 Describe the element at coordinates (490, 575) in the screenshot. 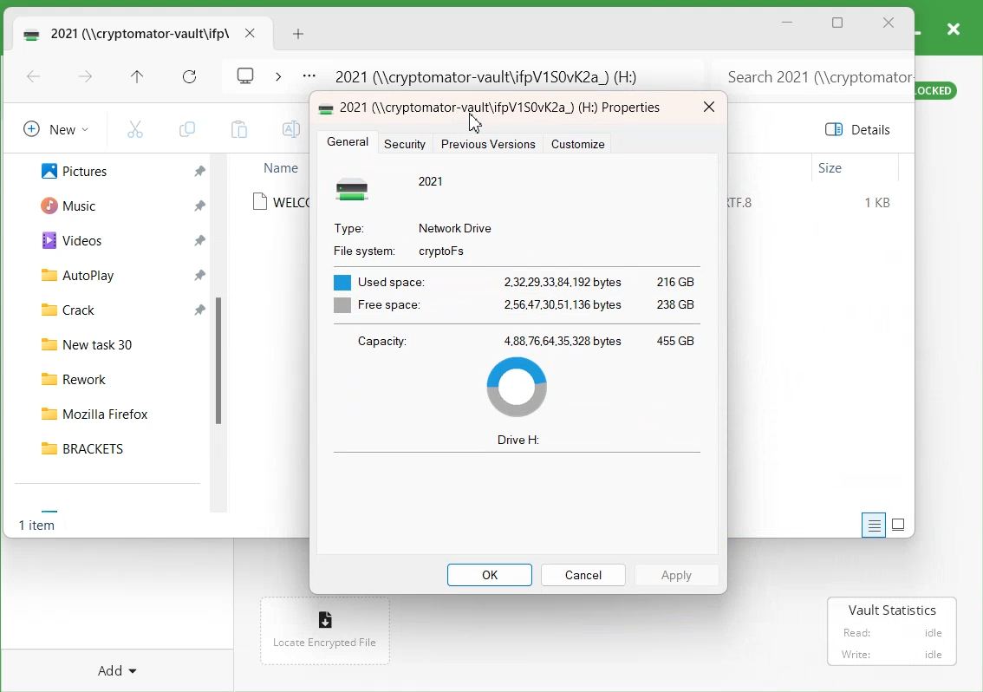

I see `OK` at that location.